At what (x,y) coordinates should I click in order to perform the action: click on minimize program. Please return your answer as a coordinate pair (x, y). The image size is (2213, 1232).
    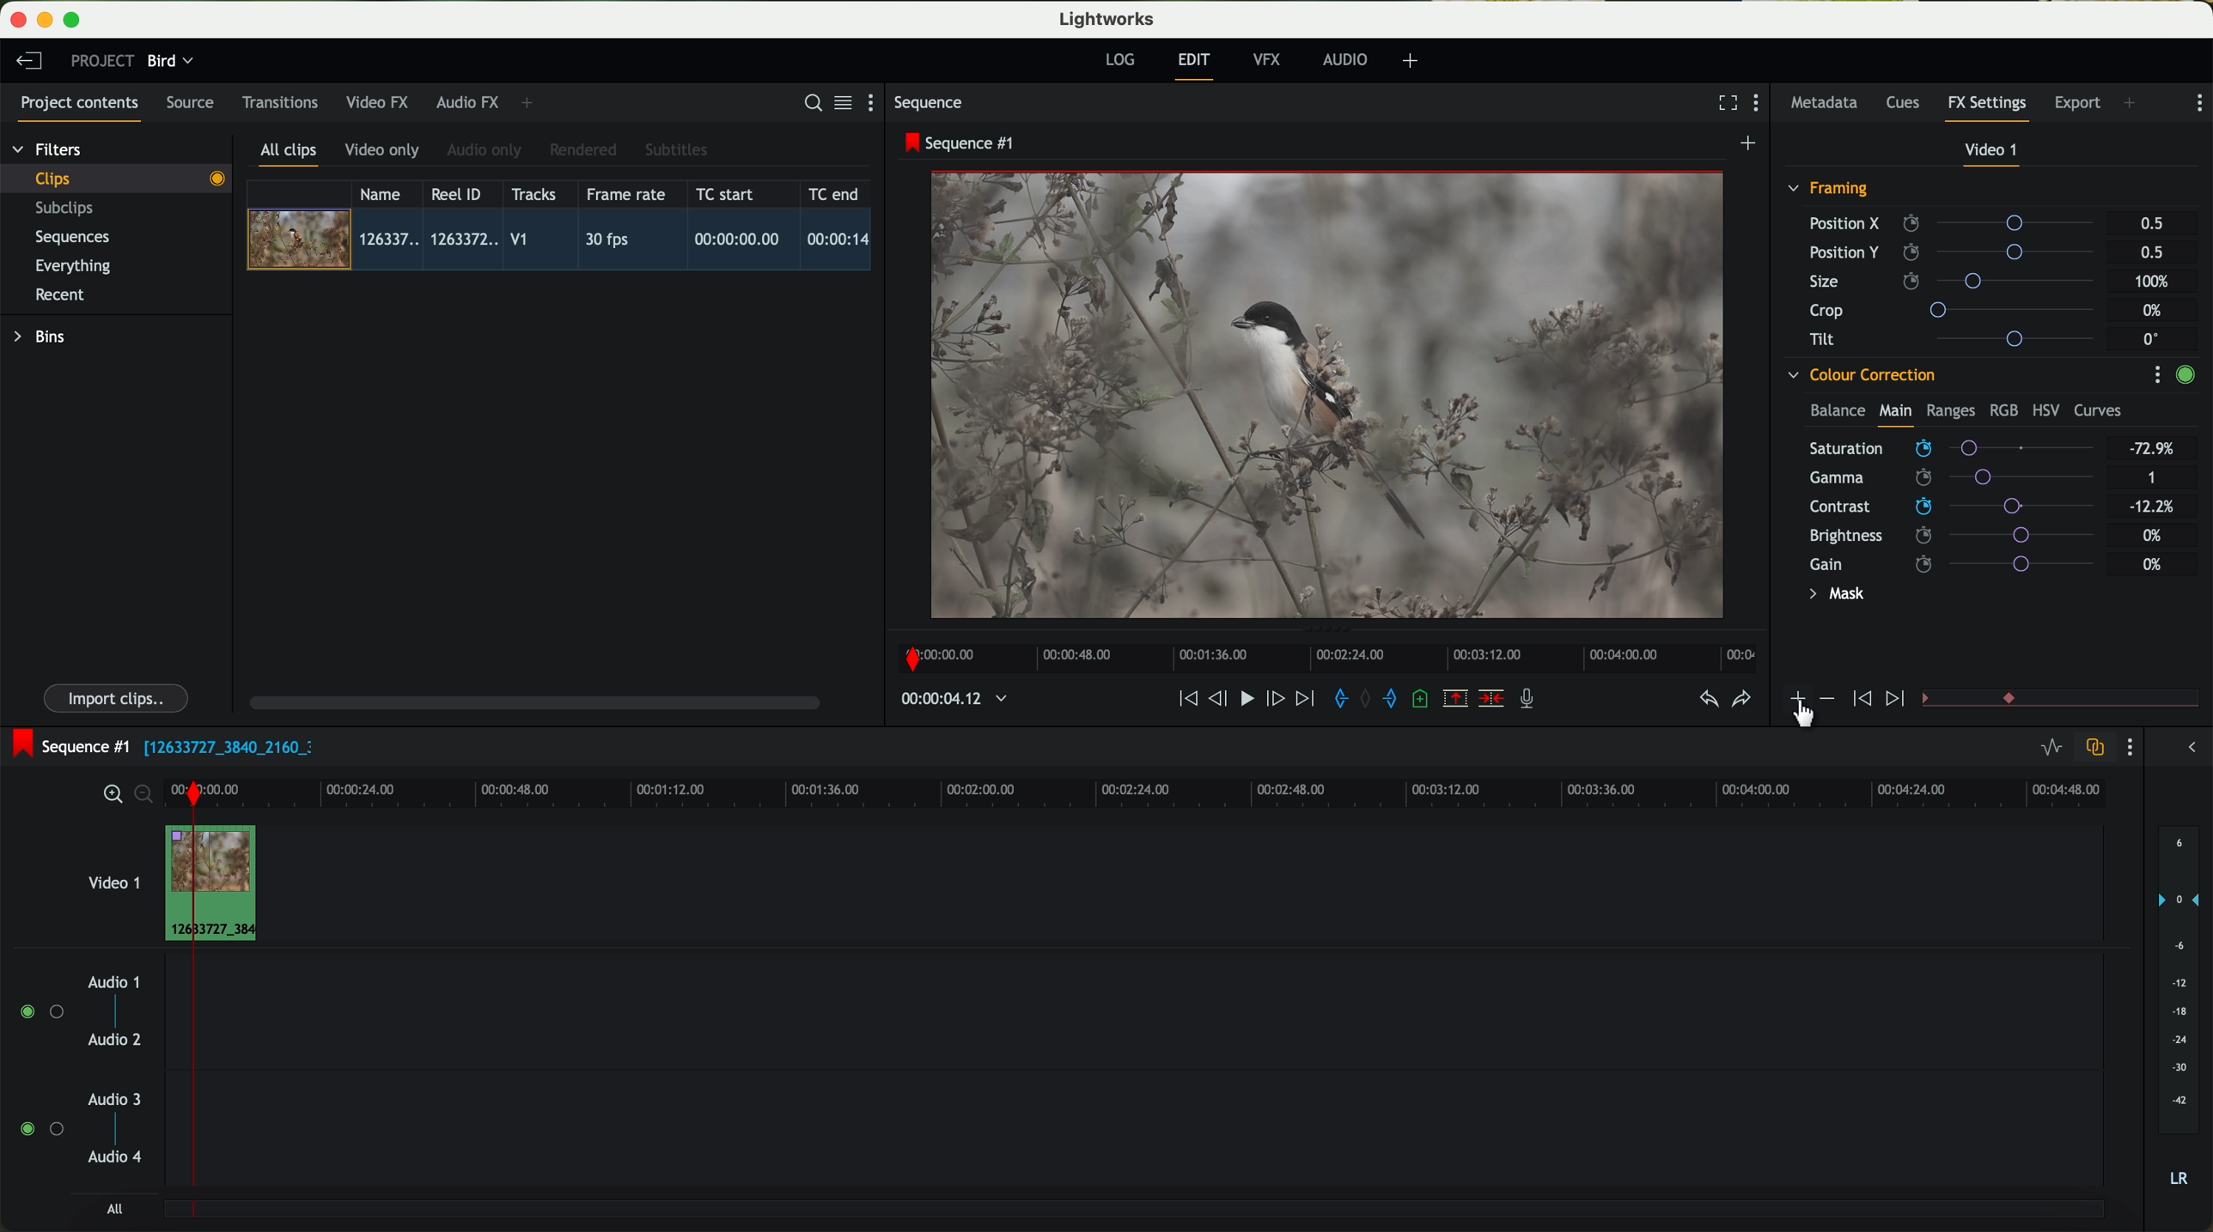
    Looking at the image, I should click on (48, 21).